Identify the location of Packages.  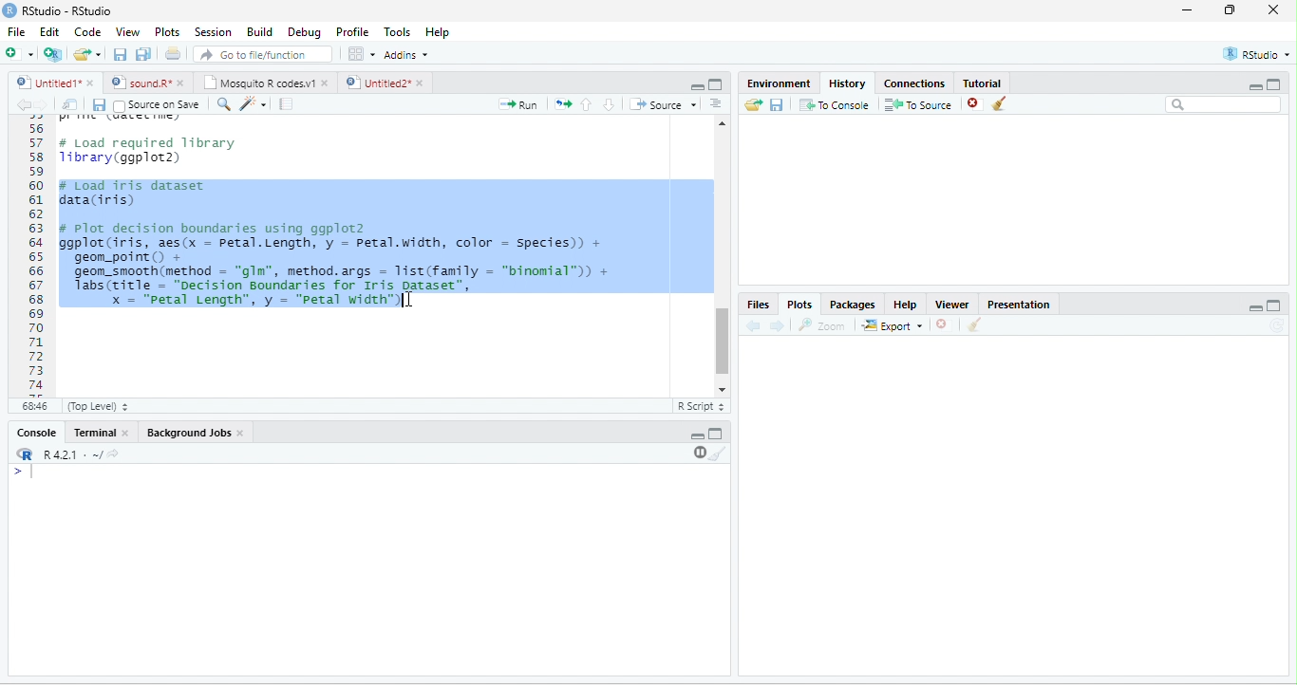
(853, 305).